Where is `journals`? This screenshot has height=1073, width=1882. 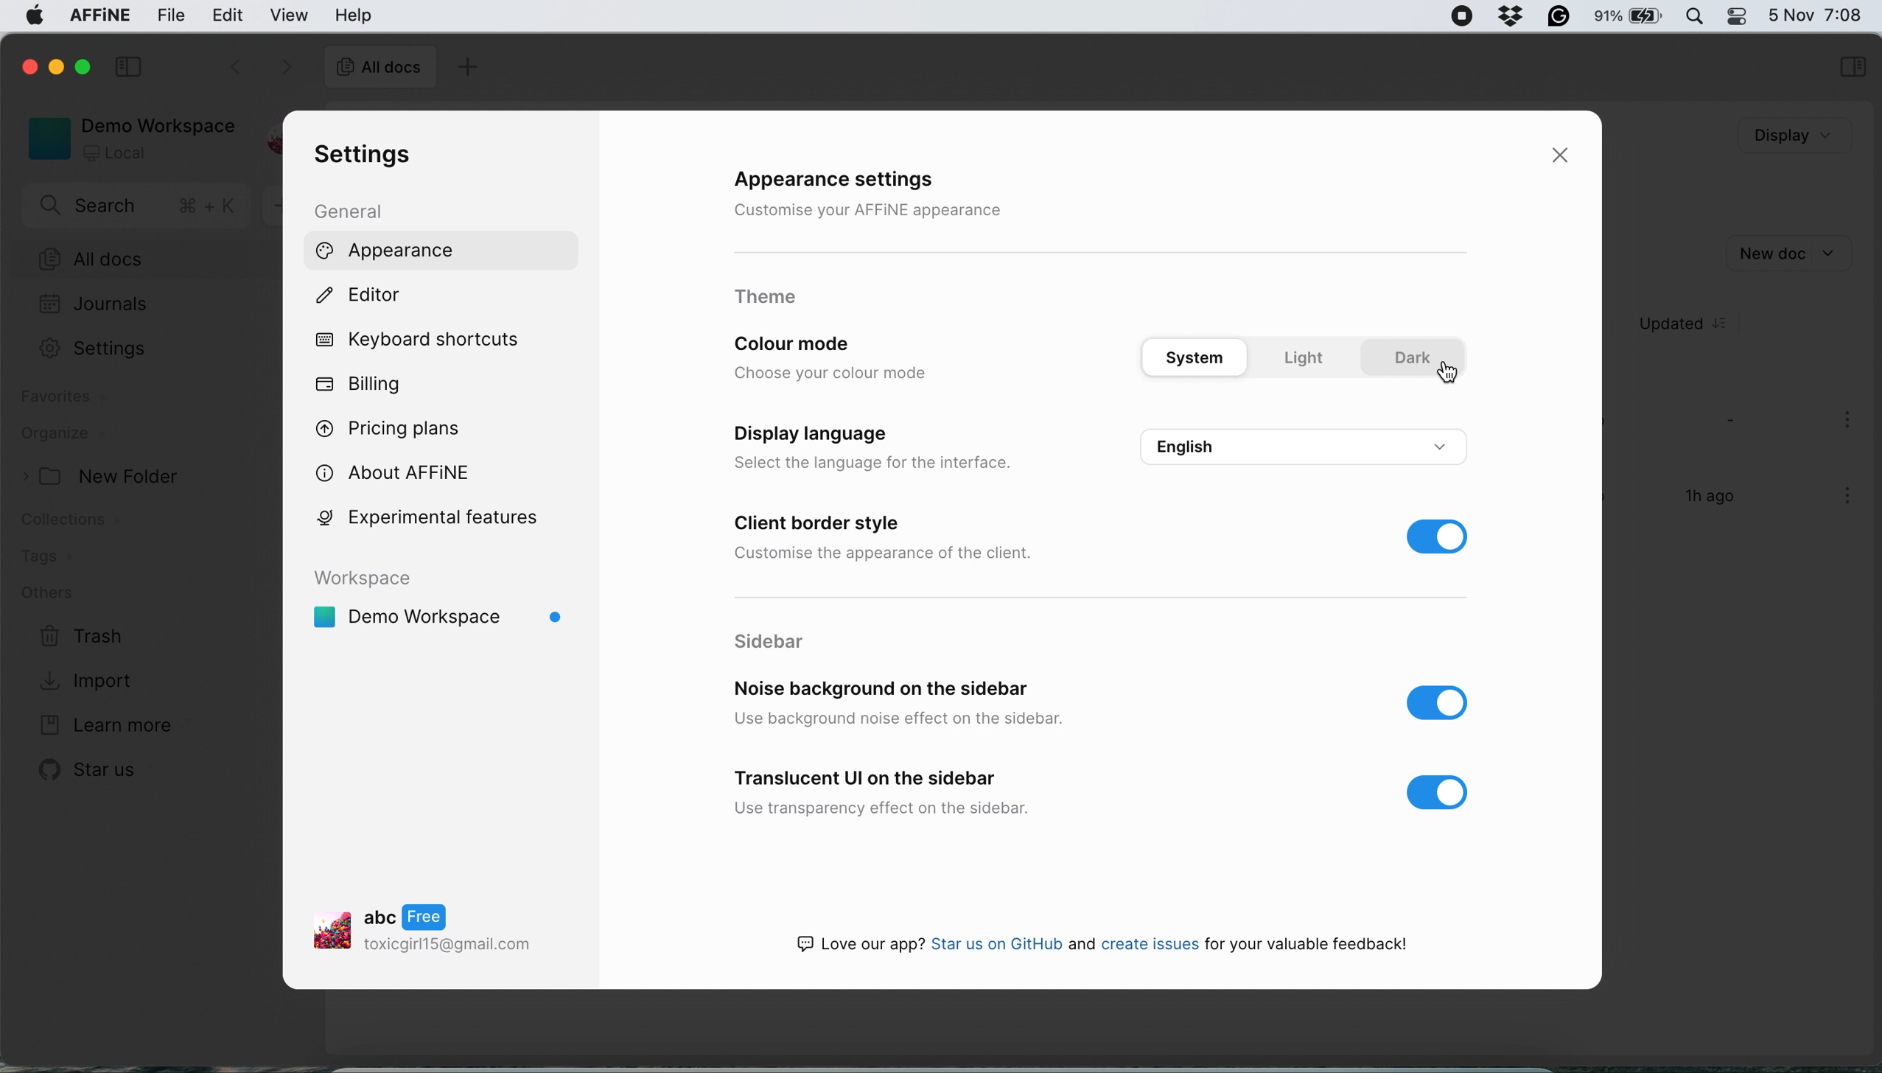 journals is located at coordinates (96, 302).